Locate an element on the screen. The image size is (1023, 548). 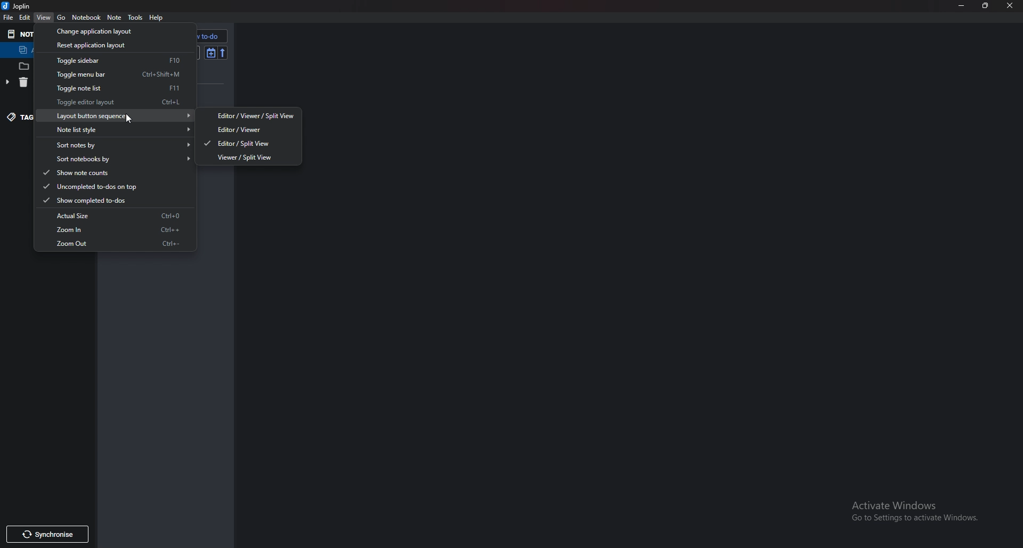
Toggle menu bar is located at coordinates (115, 73).